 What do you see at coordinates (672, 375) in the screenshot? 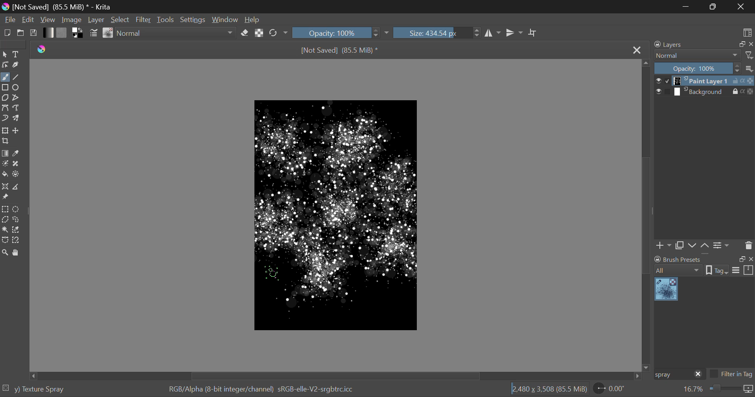
I see `Brush Preset Search: "spray"` at bounding box center [672, 375].